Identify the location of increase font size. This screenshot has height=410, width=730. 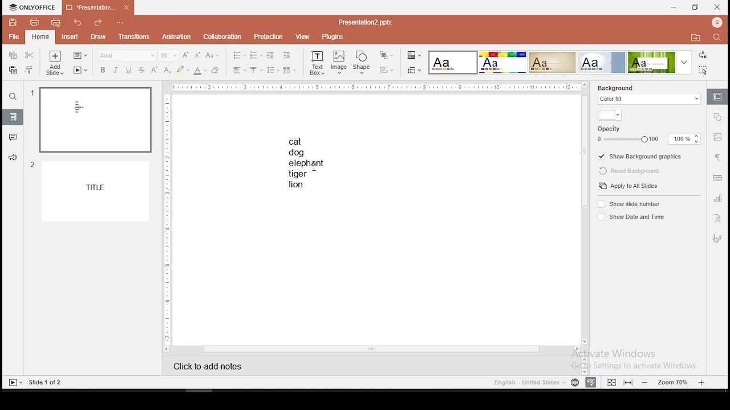
(187, 55).